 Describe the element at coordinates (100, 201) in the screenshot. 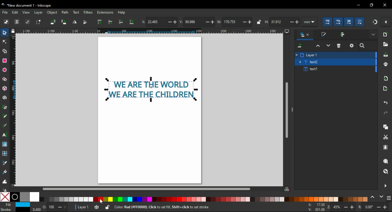

I see `mouse pointer` at that location.